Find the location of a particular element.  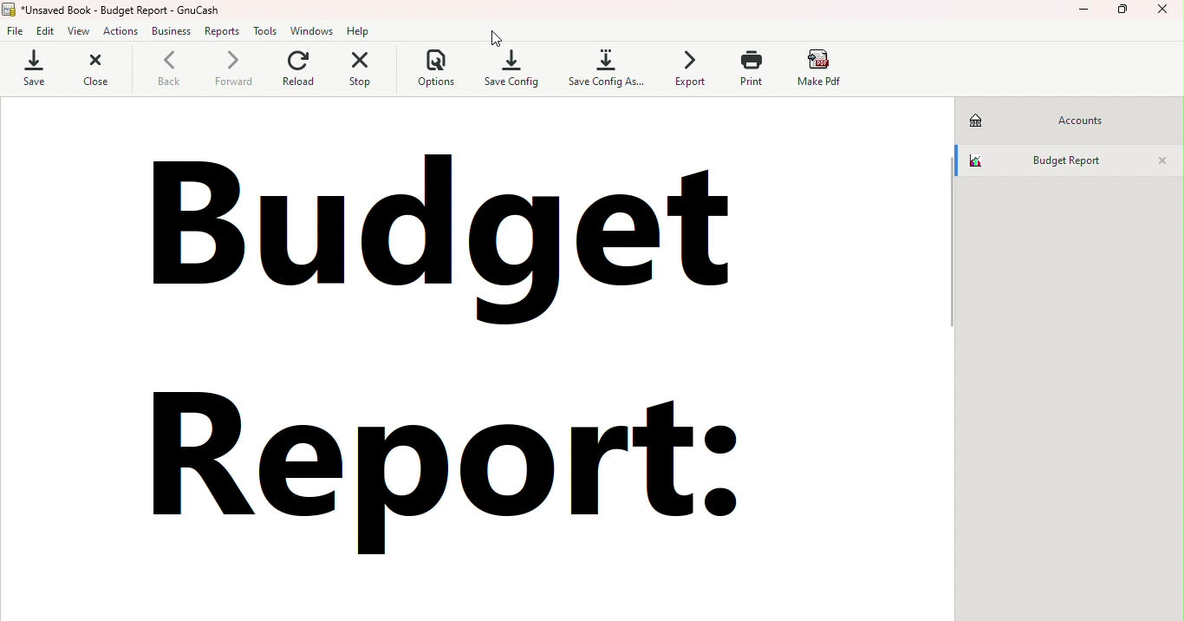

Print is located at coordinates (749, 69).